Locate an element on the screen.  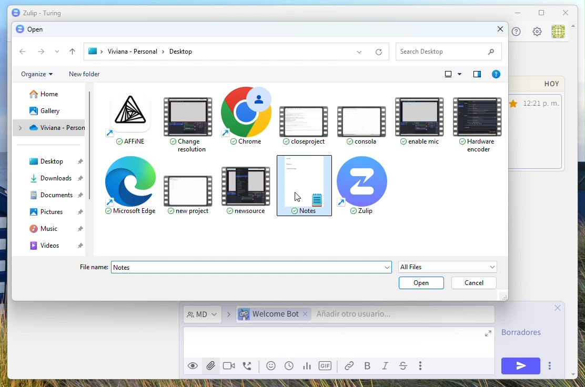
affine is located at coordinates (125, 120).